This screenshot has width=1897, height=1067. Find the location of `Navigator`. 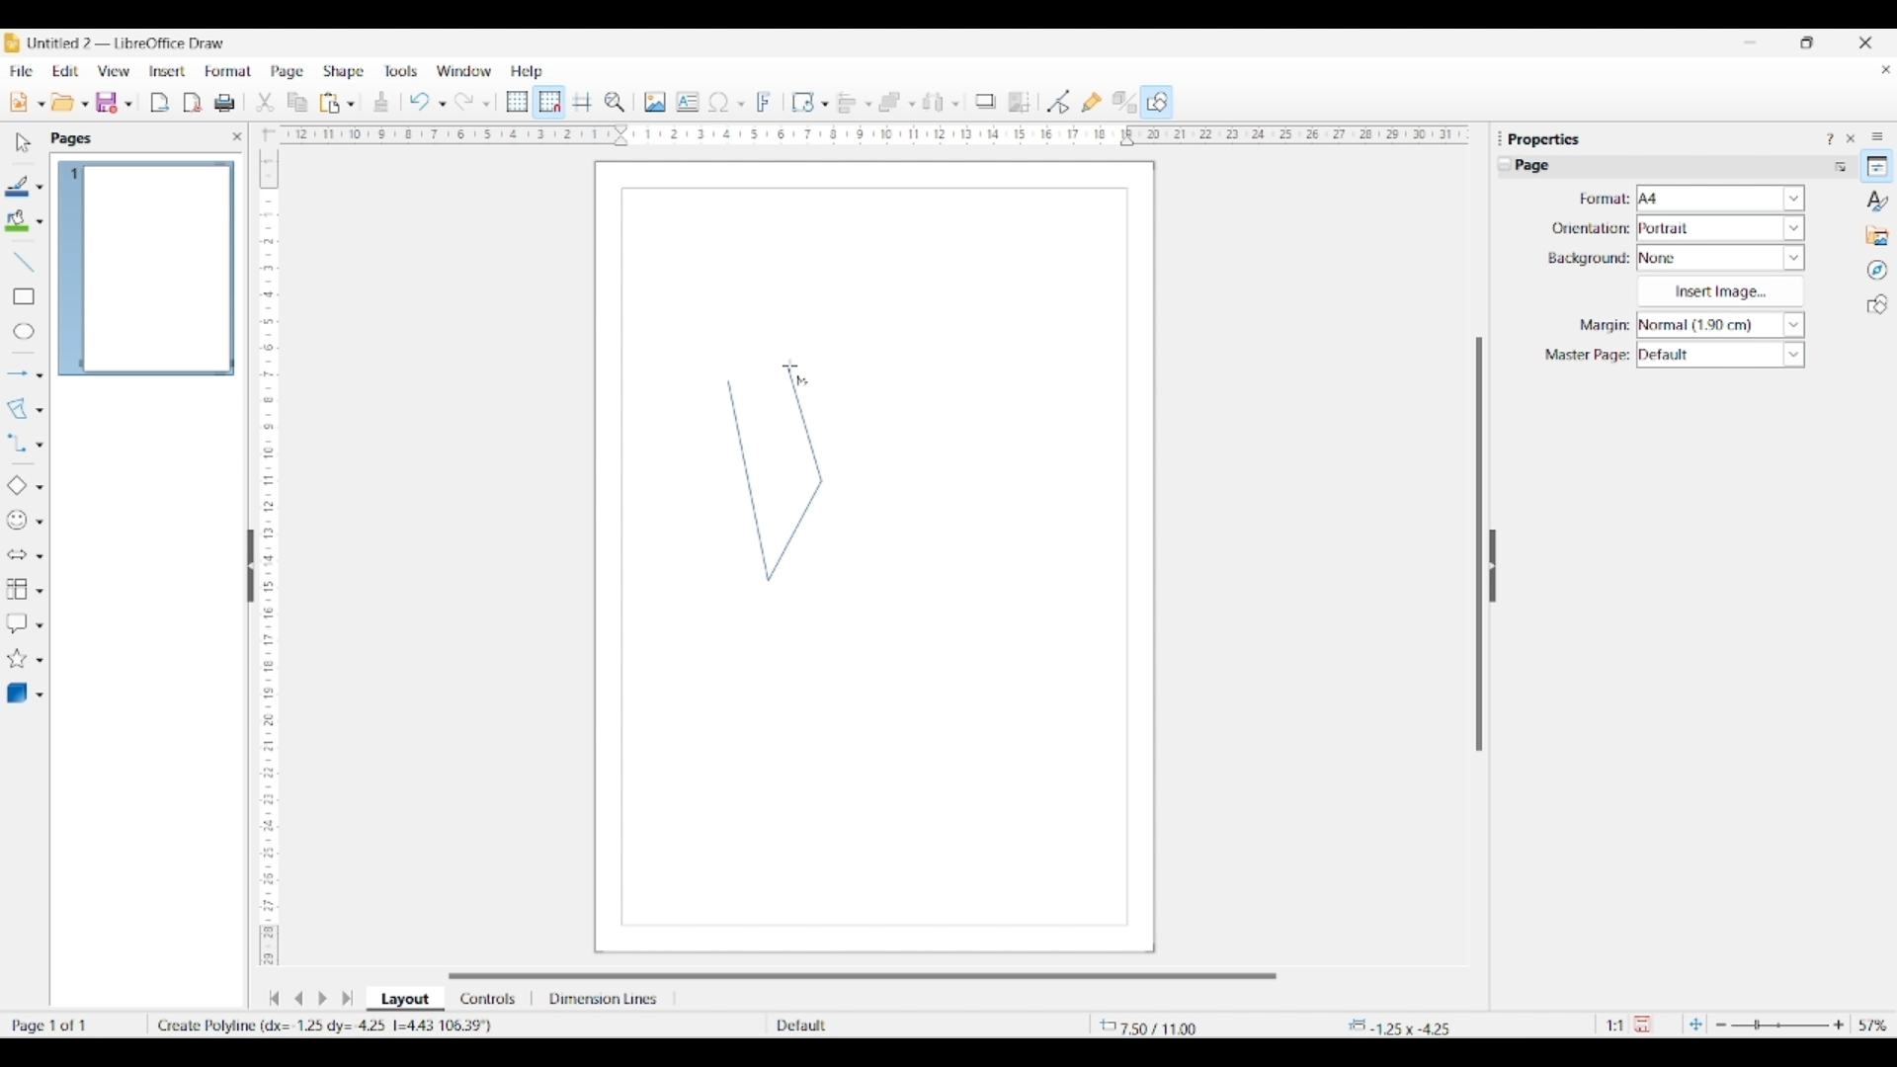

Navigator is located at coordinates (1877, 271).